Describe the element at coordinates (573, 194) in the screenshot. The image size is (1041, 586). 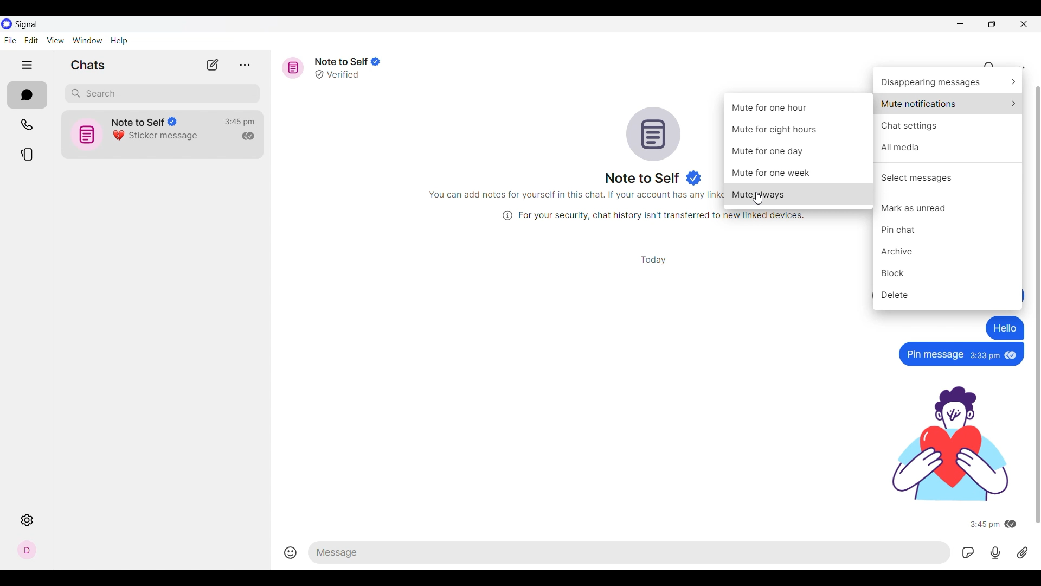
I see `You can add notes for yourself in this chat. If your account has any linke` at that location.